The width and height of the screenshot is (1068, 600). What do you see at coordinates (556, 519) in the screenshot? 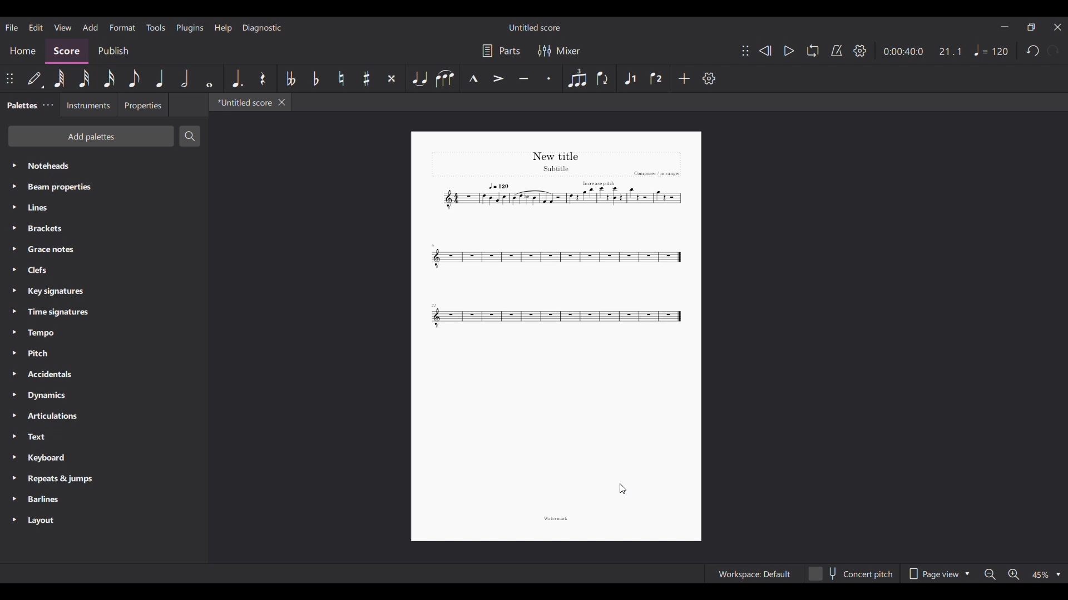
I see `Watermark` at bounding box center [556, 519].